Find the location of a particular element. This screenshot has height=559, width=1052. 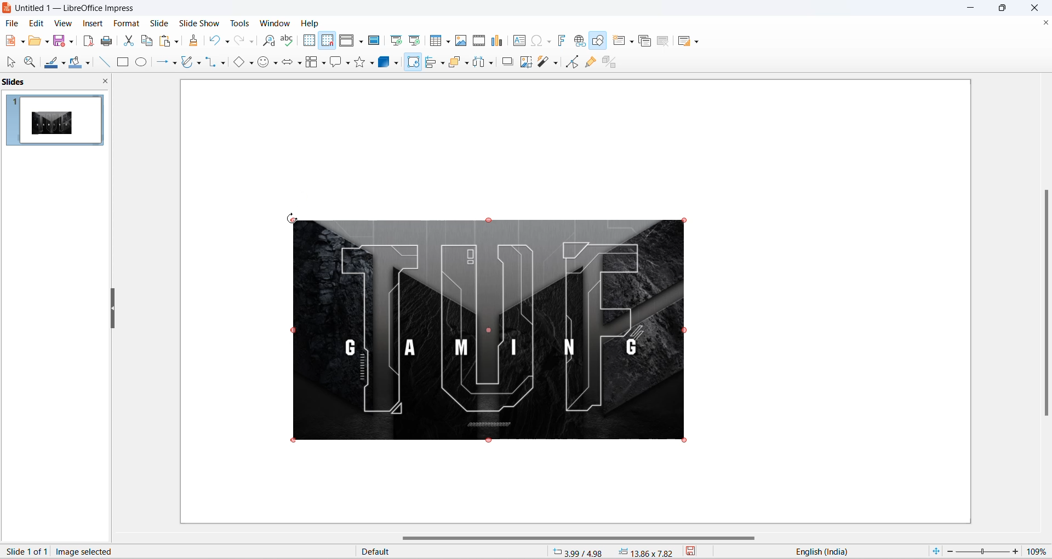

fit current slide to windows is located at coordinates (935, 551).